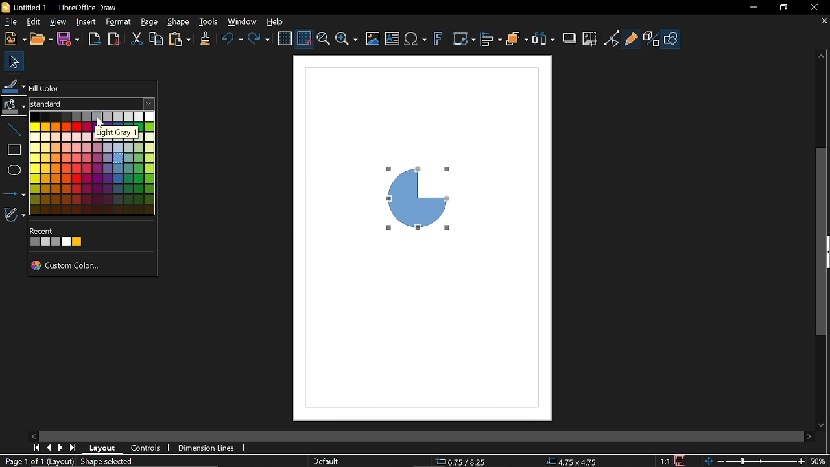 The image size is (830, 467). I want to click on Arrange, so click(517, 40).